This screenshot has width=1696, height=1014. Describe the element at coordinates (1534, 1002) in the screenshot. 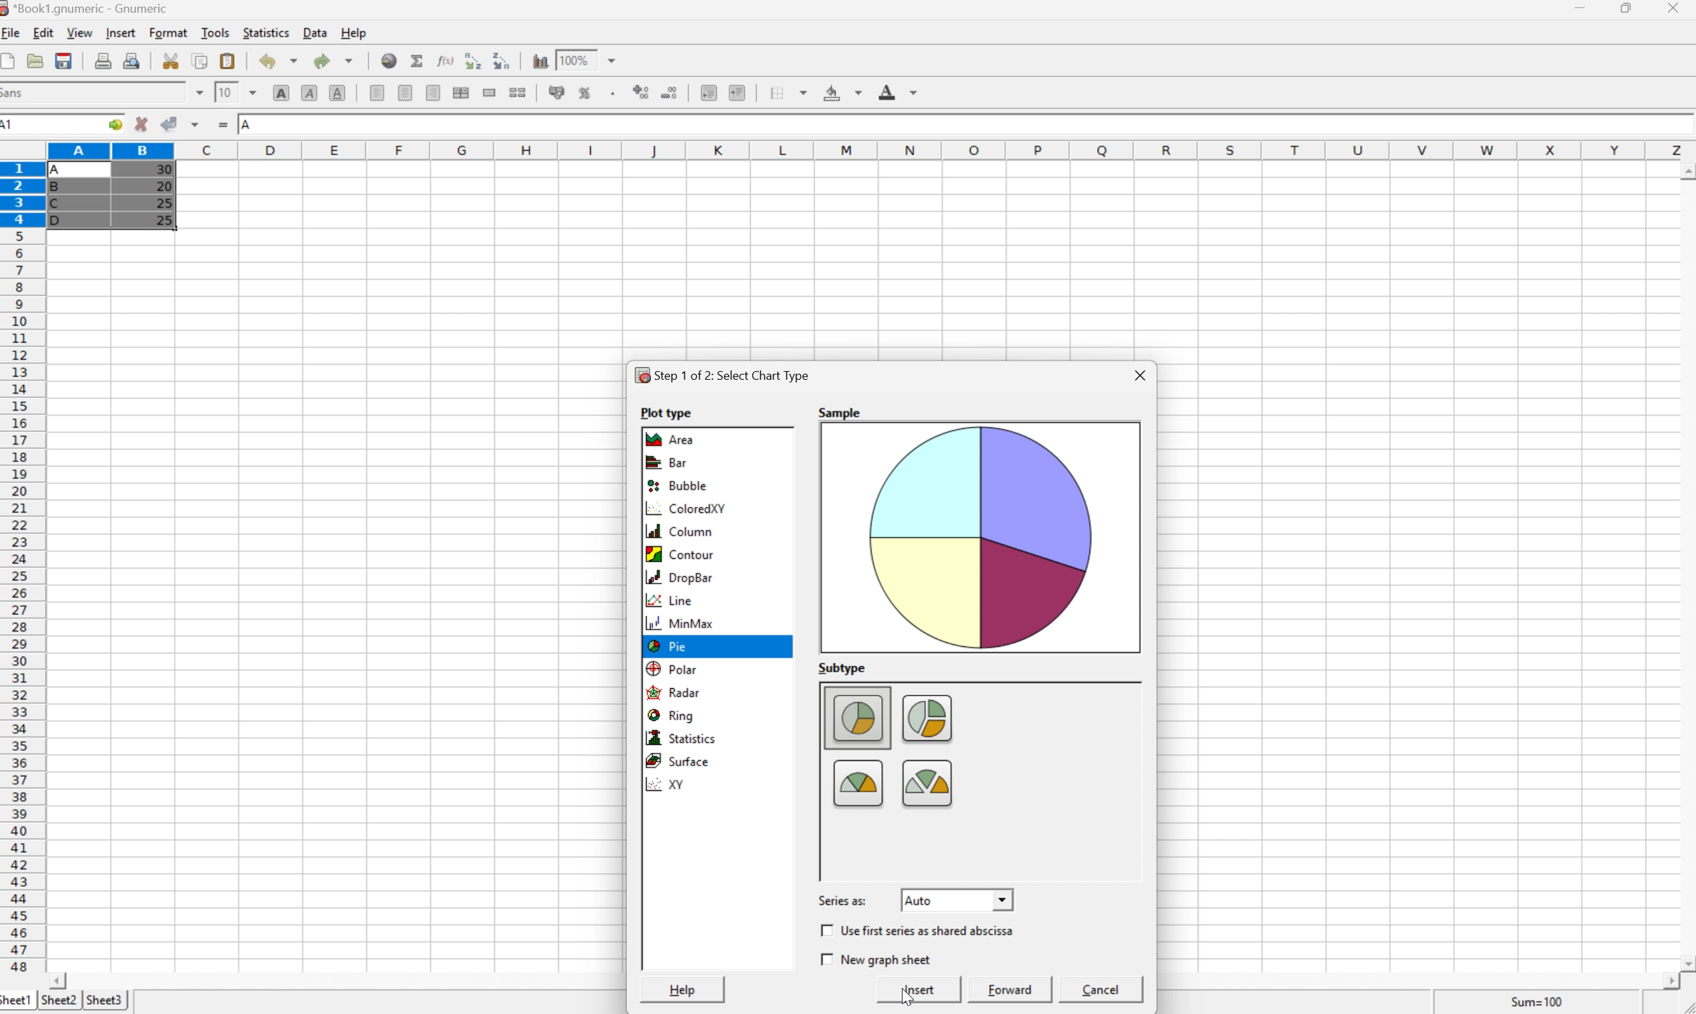

I see `Sum = 0` at that location.